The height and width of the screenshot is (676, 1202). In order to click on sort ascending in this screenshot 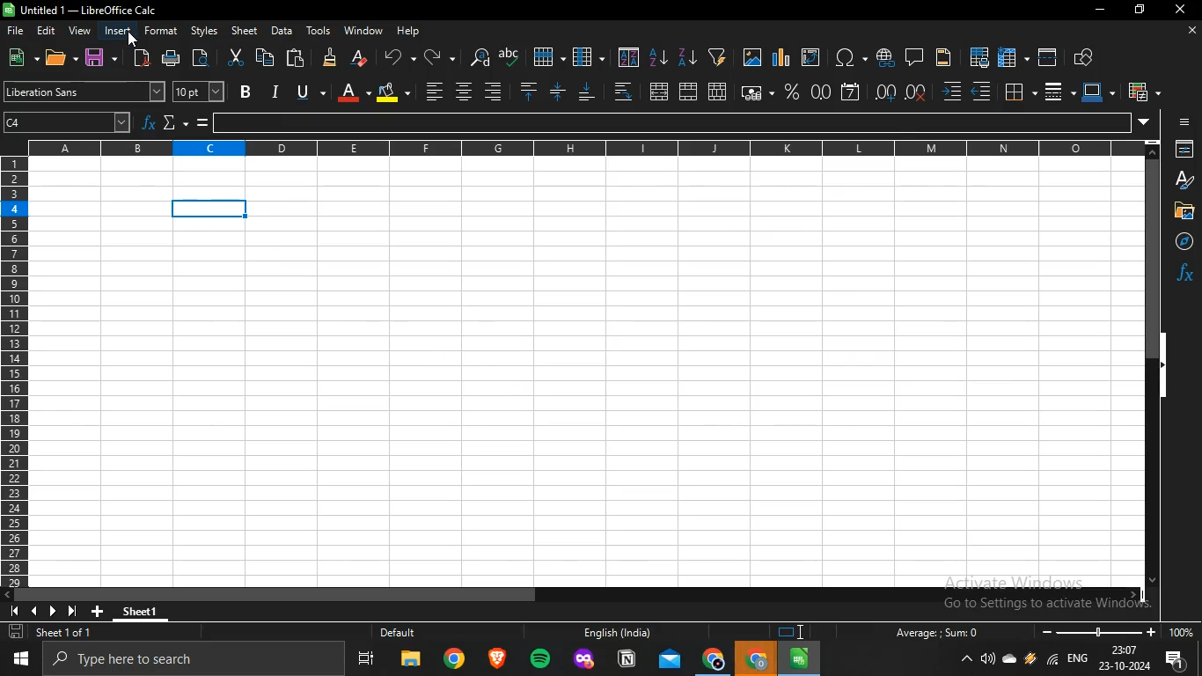, I will do `click(659, 56)`.